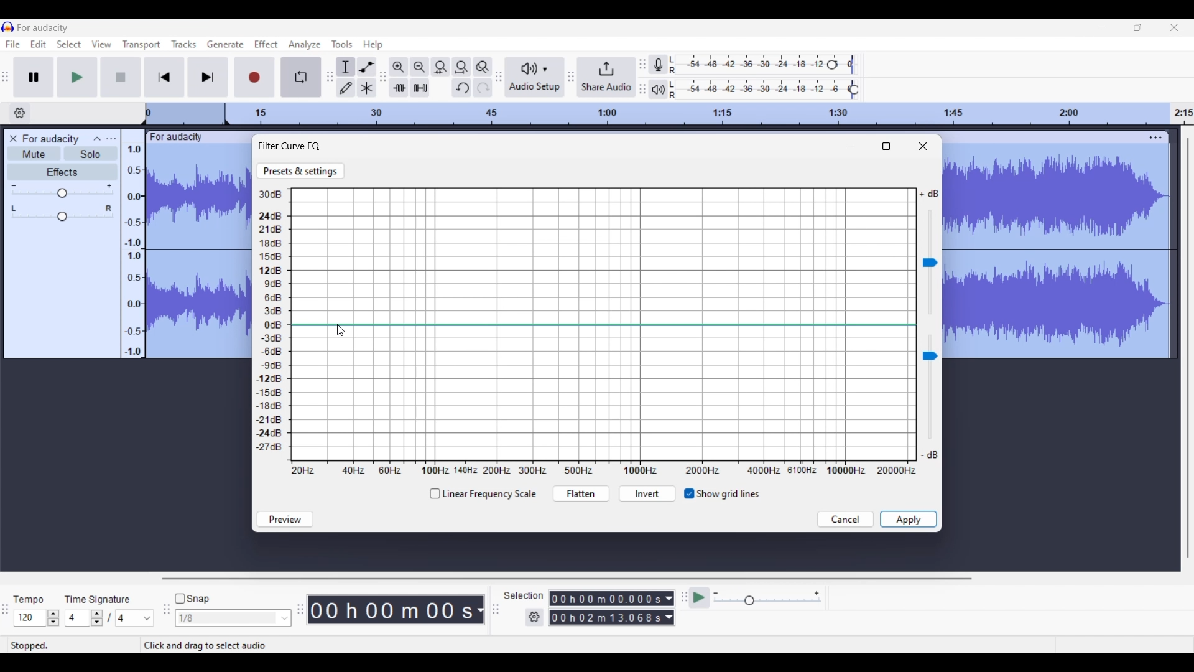 This screenshot has width=1194, height=672. Describe the element at coordinates (716, 593) in the screenshot. I see `Min. playback speed` at that location.